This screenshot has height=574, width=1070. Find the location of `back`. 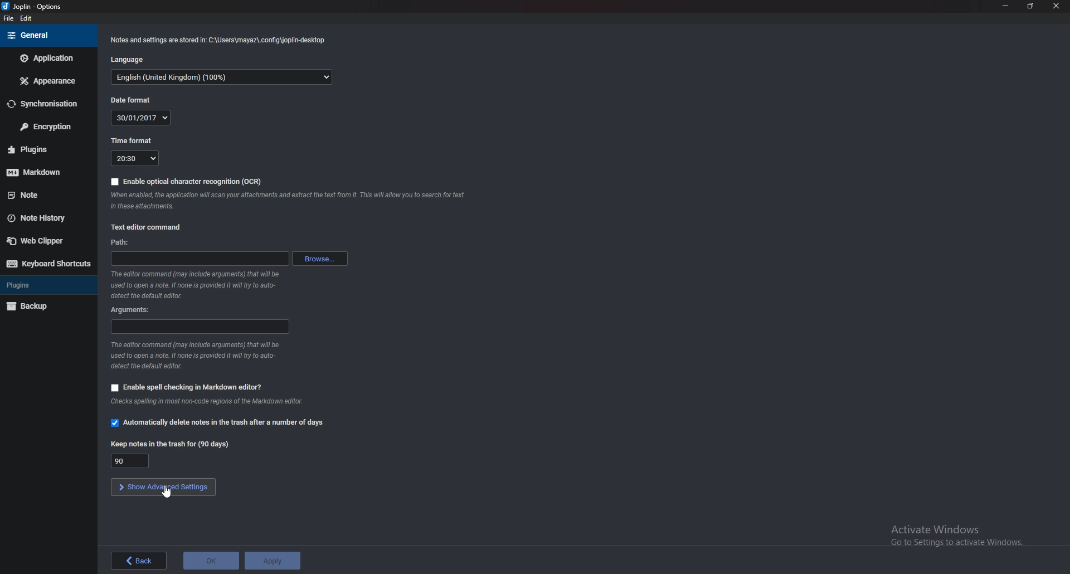

back is located at coordinates (139, 561).